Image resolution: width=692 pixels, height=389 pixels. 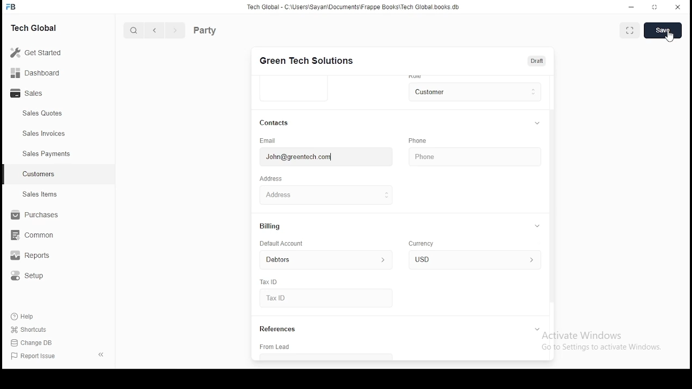 What do you see at coordinates (270, 283) in the screenshot?
I see `tax ID` at bounding box center [270, 283].